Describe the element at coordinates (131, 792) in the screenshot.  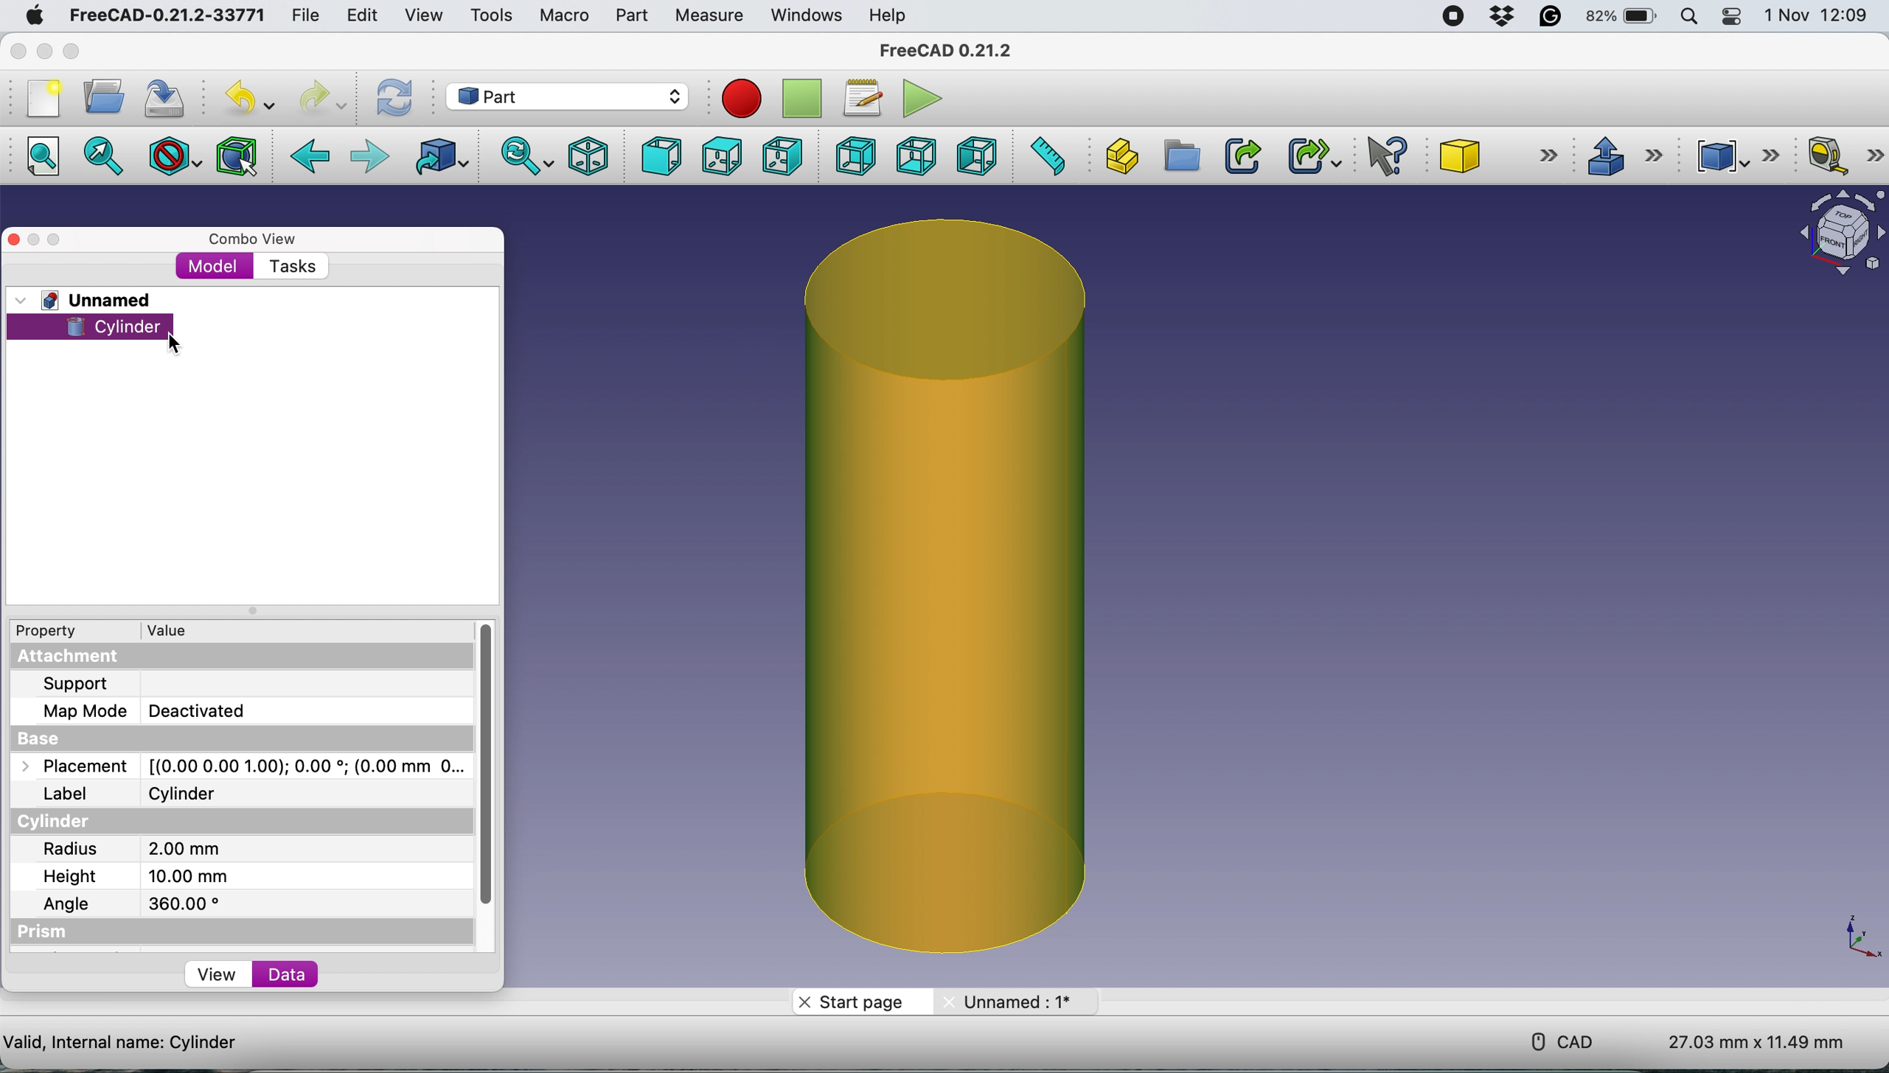
I see `label` at that location.